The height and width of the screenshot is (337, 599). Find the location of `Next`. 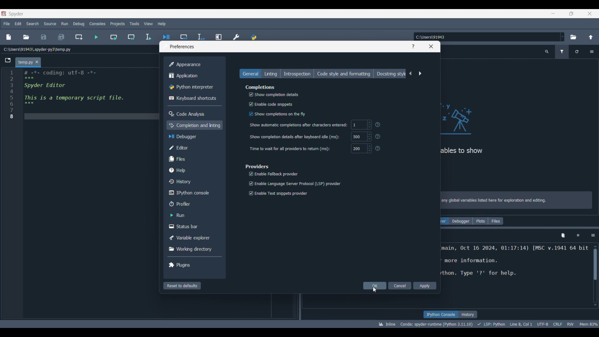

Next is located at coordinates (420, 74).